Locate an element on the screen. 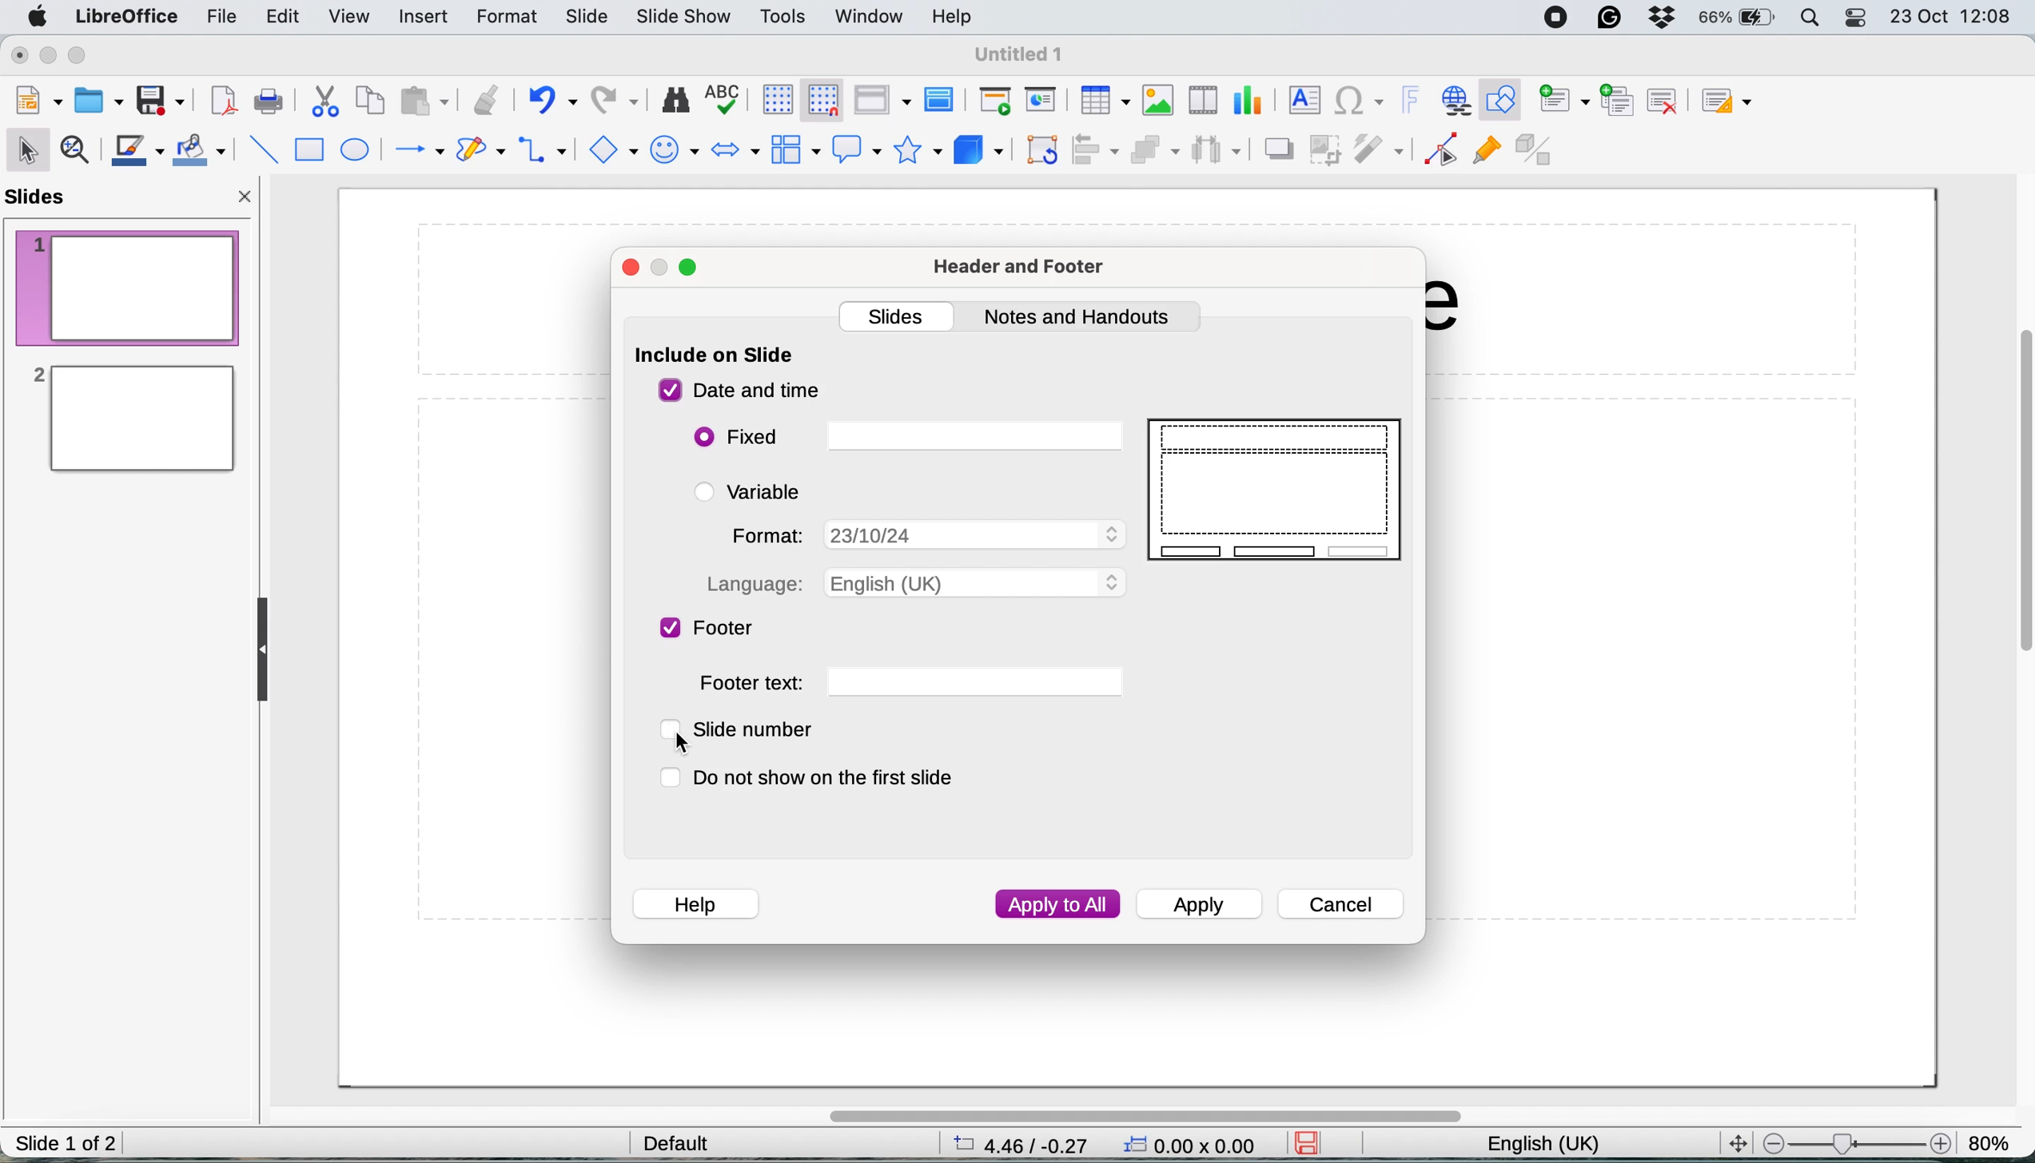  date and time is located at coordinates (739, 391).